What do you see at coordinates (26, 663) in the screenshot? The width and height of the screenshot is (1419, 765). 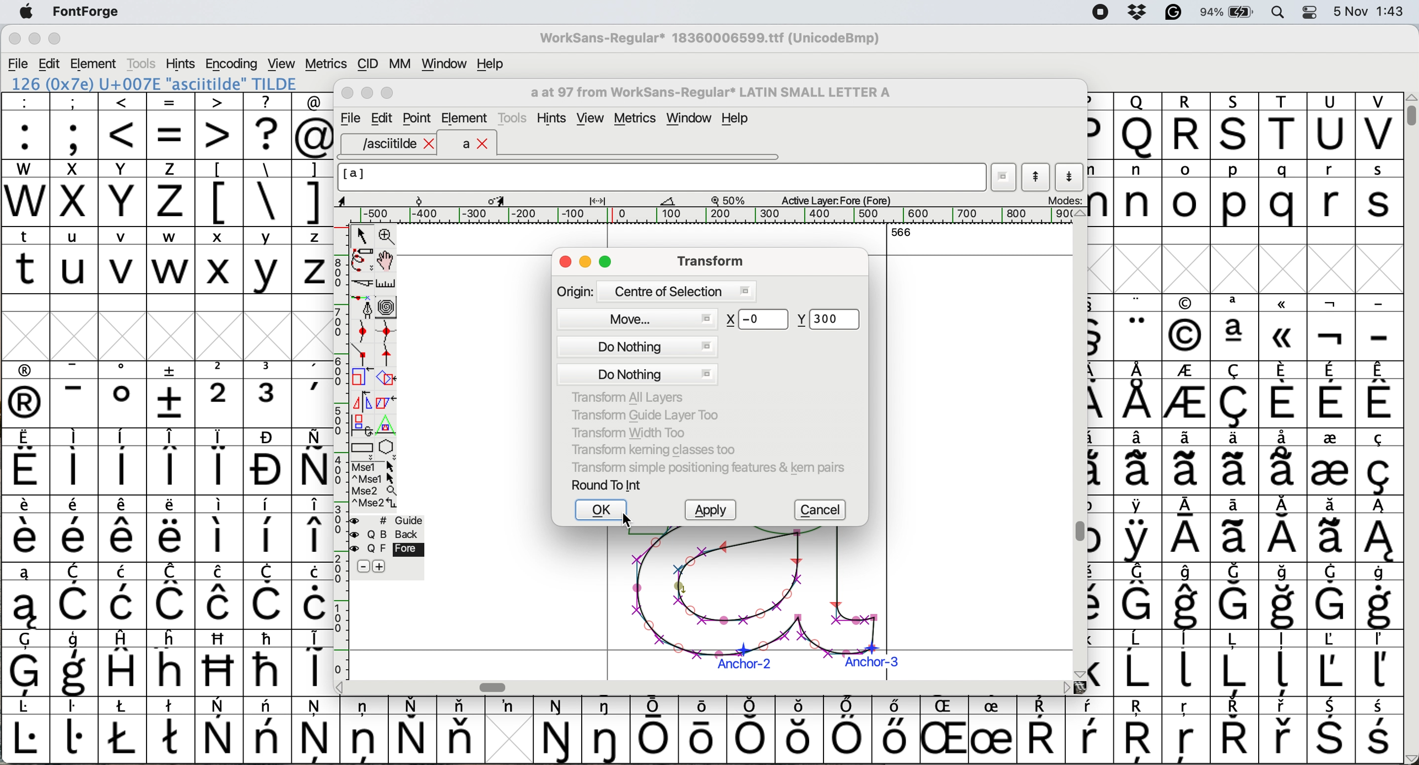 I see `symbol` at bounding box center [26, 663].